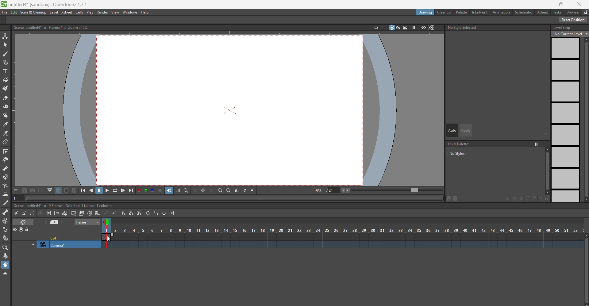 The image size is (589, 306). Describe the element at coordinates (85, 190) in the screenshot. I see `first  frame` at that location.